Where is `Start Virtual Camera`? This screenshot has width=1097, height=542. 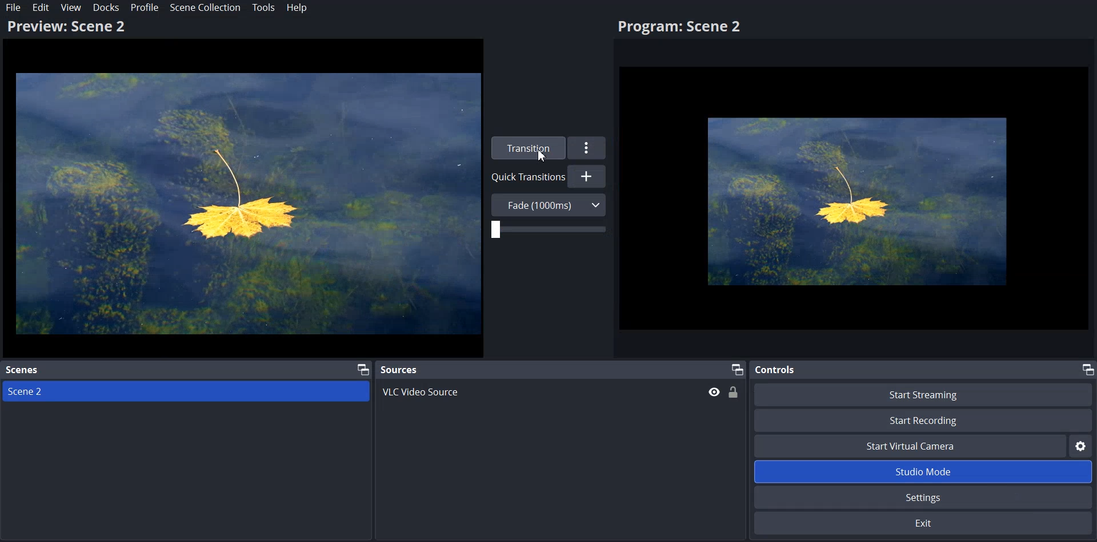 Start Virtual Camera is located at coordinates (910, 446).